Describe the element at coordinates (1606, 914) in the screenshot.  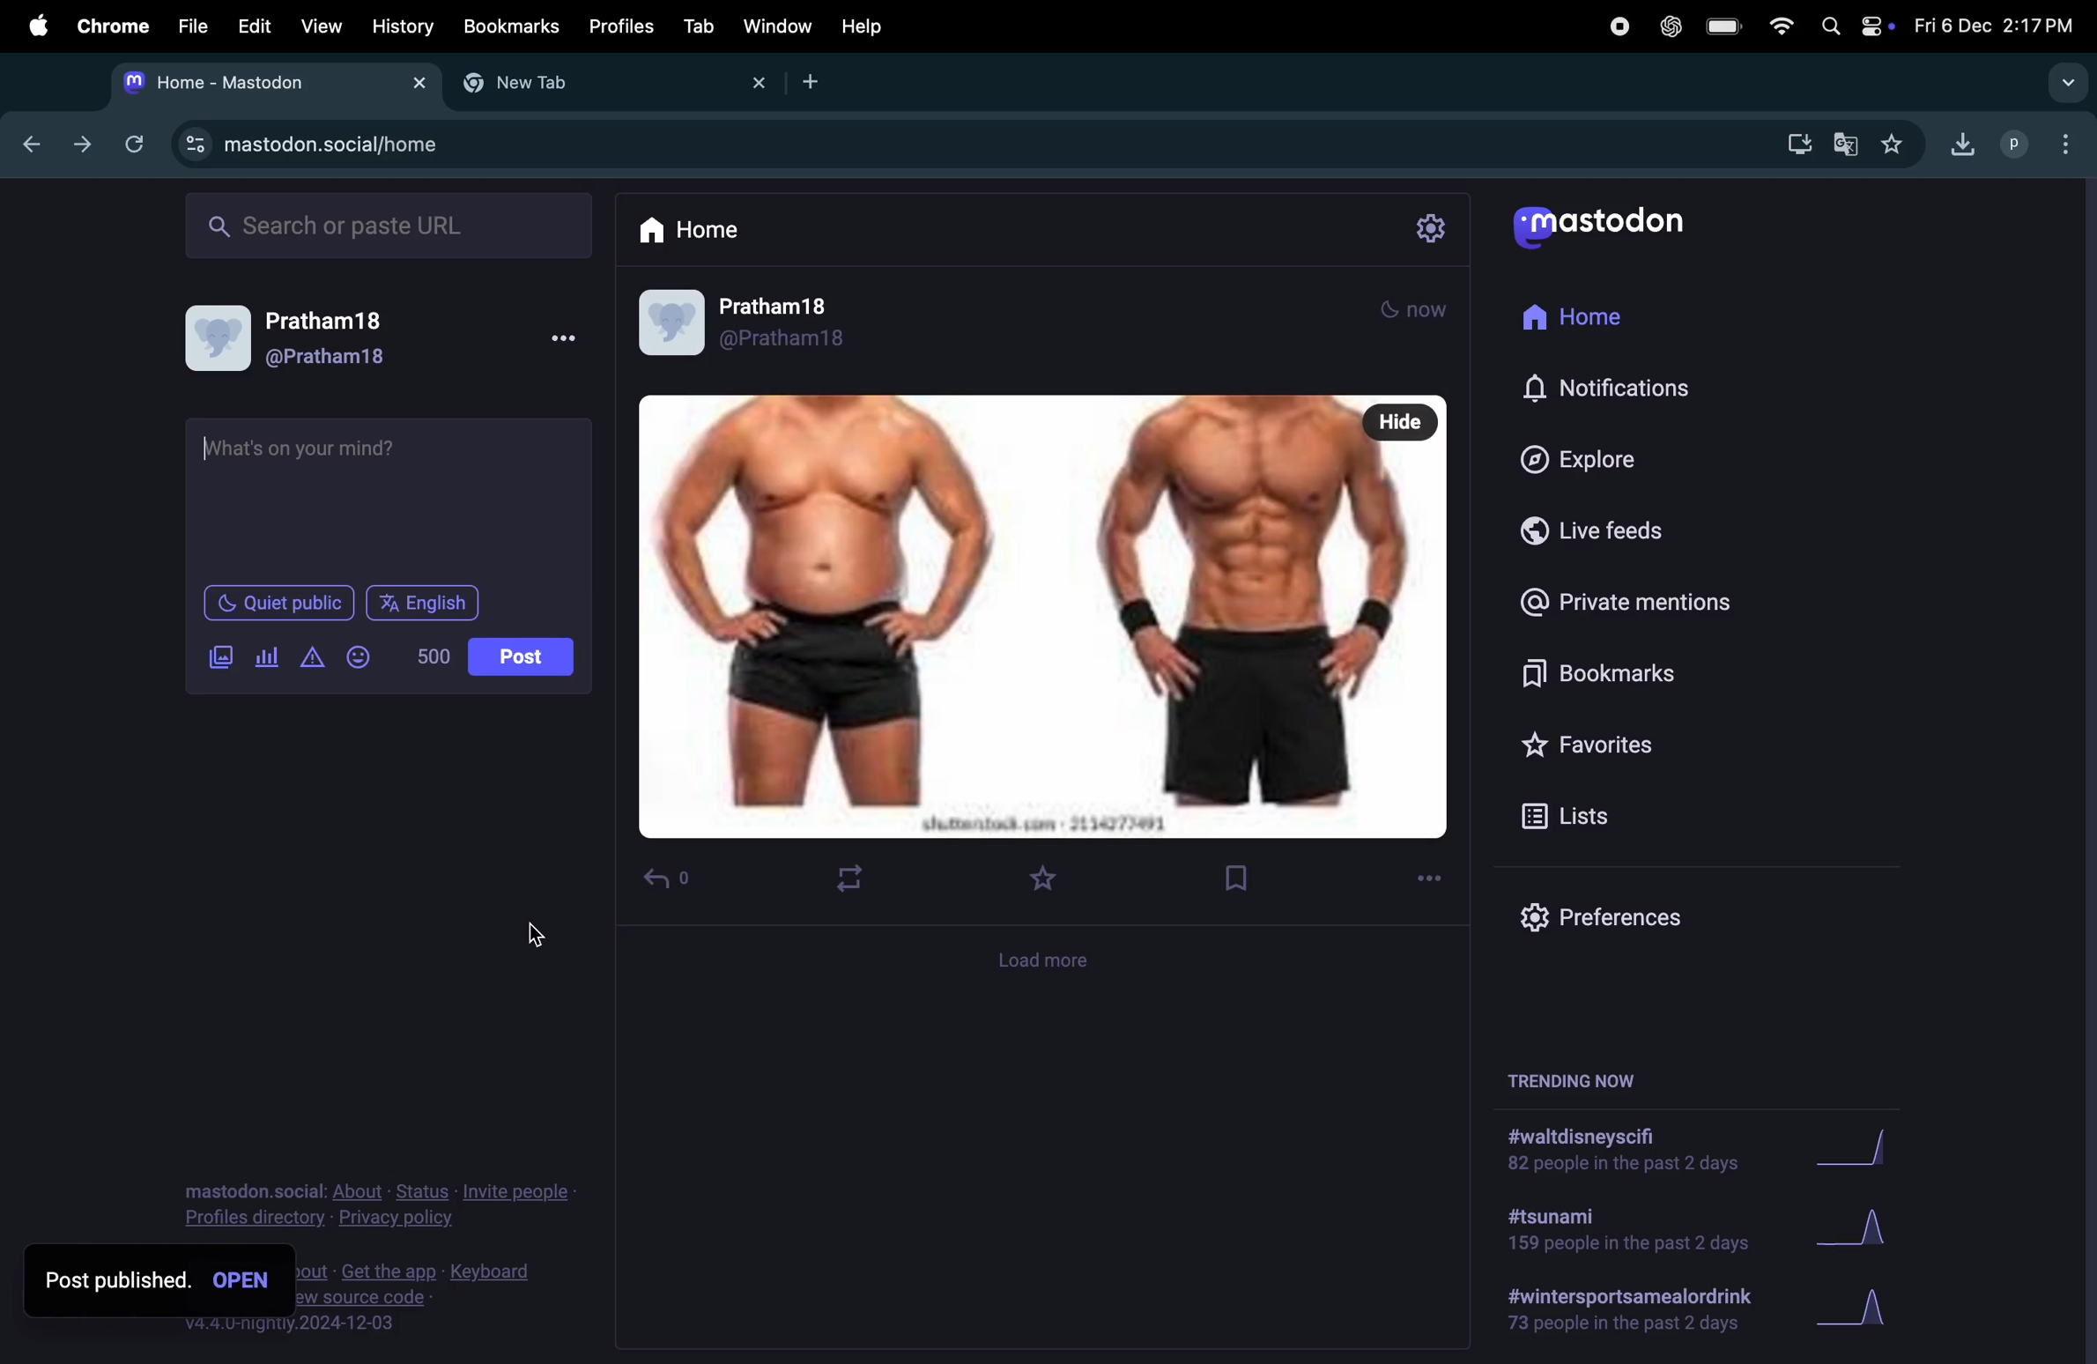
I see `Prefrences` at that location.